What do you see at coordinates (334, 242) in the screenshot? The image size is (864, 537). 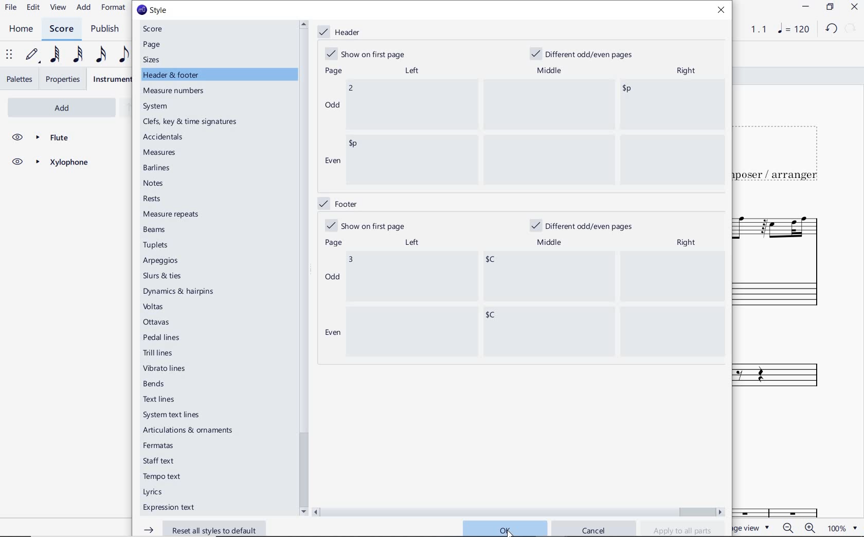 I see `page` at bounding box center [334, 242].